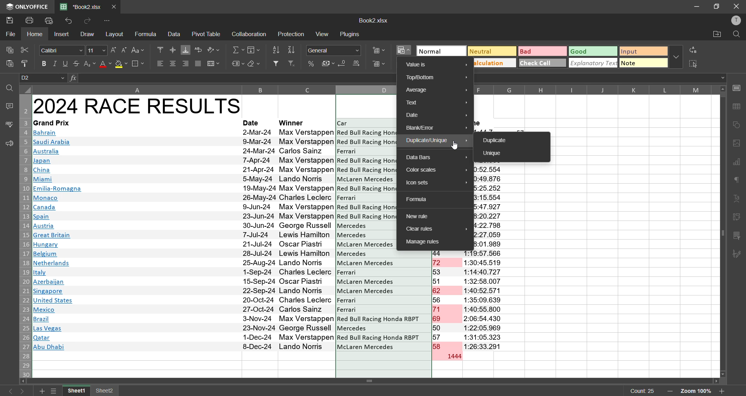 This screenshot has width=746, height=396. What do you see at coordinates (440, 51) in the screenshot?
I see `normal` at bounding box center [440, 51].